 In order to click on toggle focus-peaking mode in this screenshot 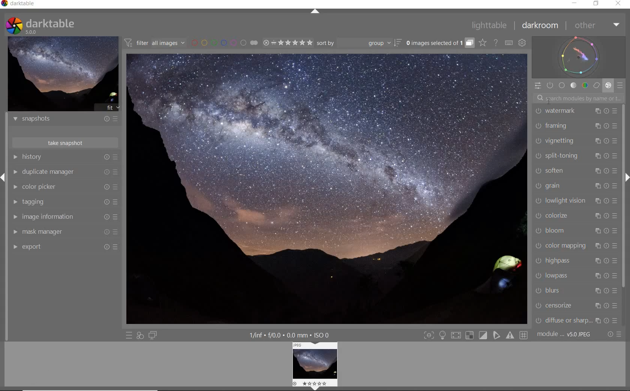, I will do `click(430, 335)`.